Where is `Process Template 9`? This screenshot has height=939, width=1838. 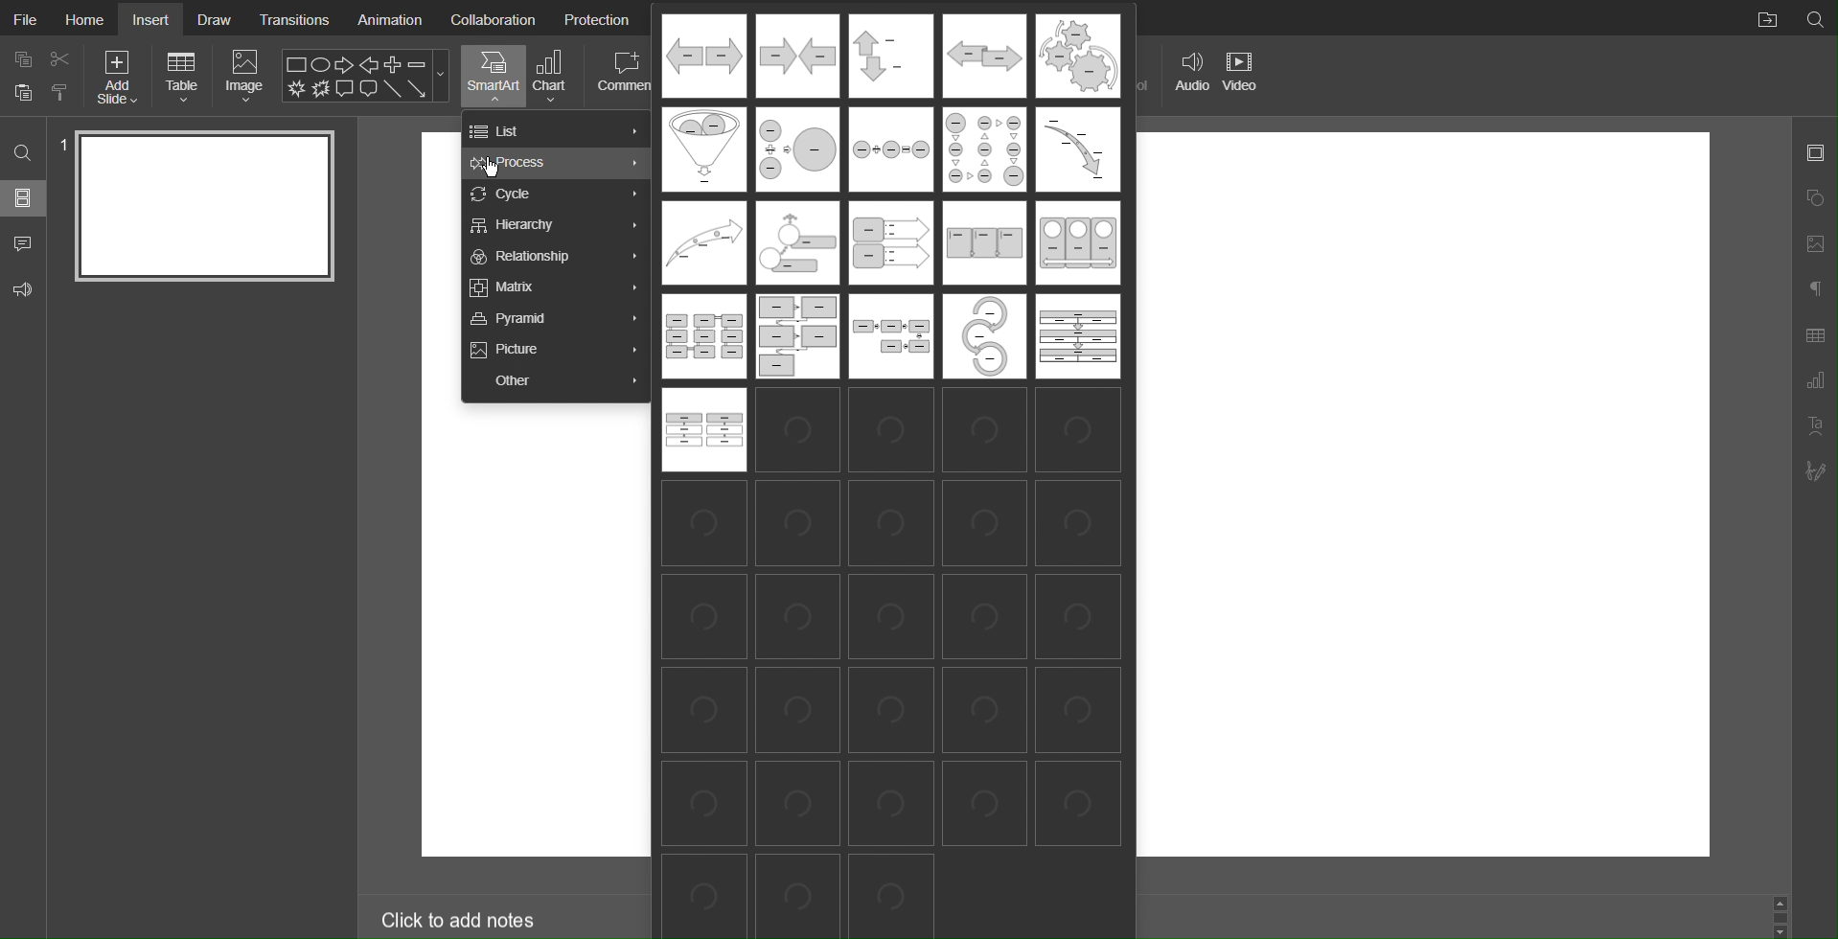
Process Template 9 is located at coordinates (986, 151).